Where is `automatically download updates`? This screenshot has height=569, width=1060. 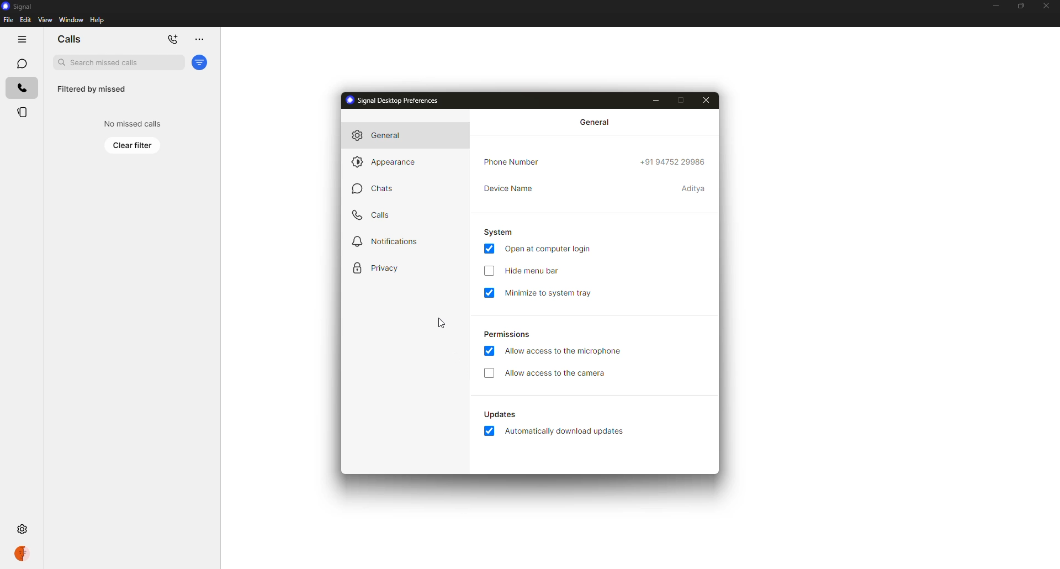 automatically download updates is located at coordinates (565, 431).